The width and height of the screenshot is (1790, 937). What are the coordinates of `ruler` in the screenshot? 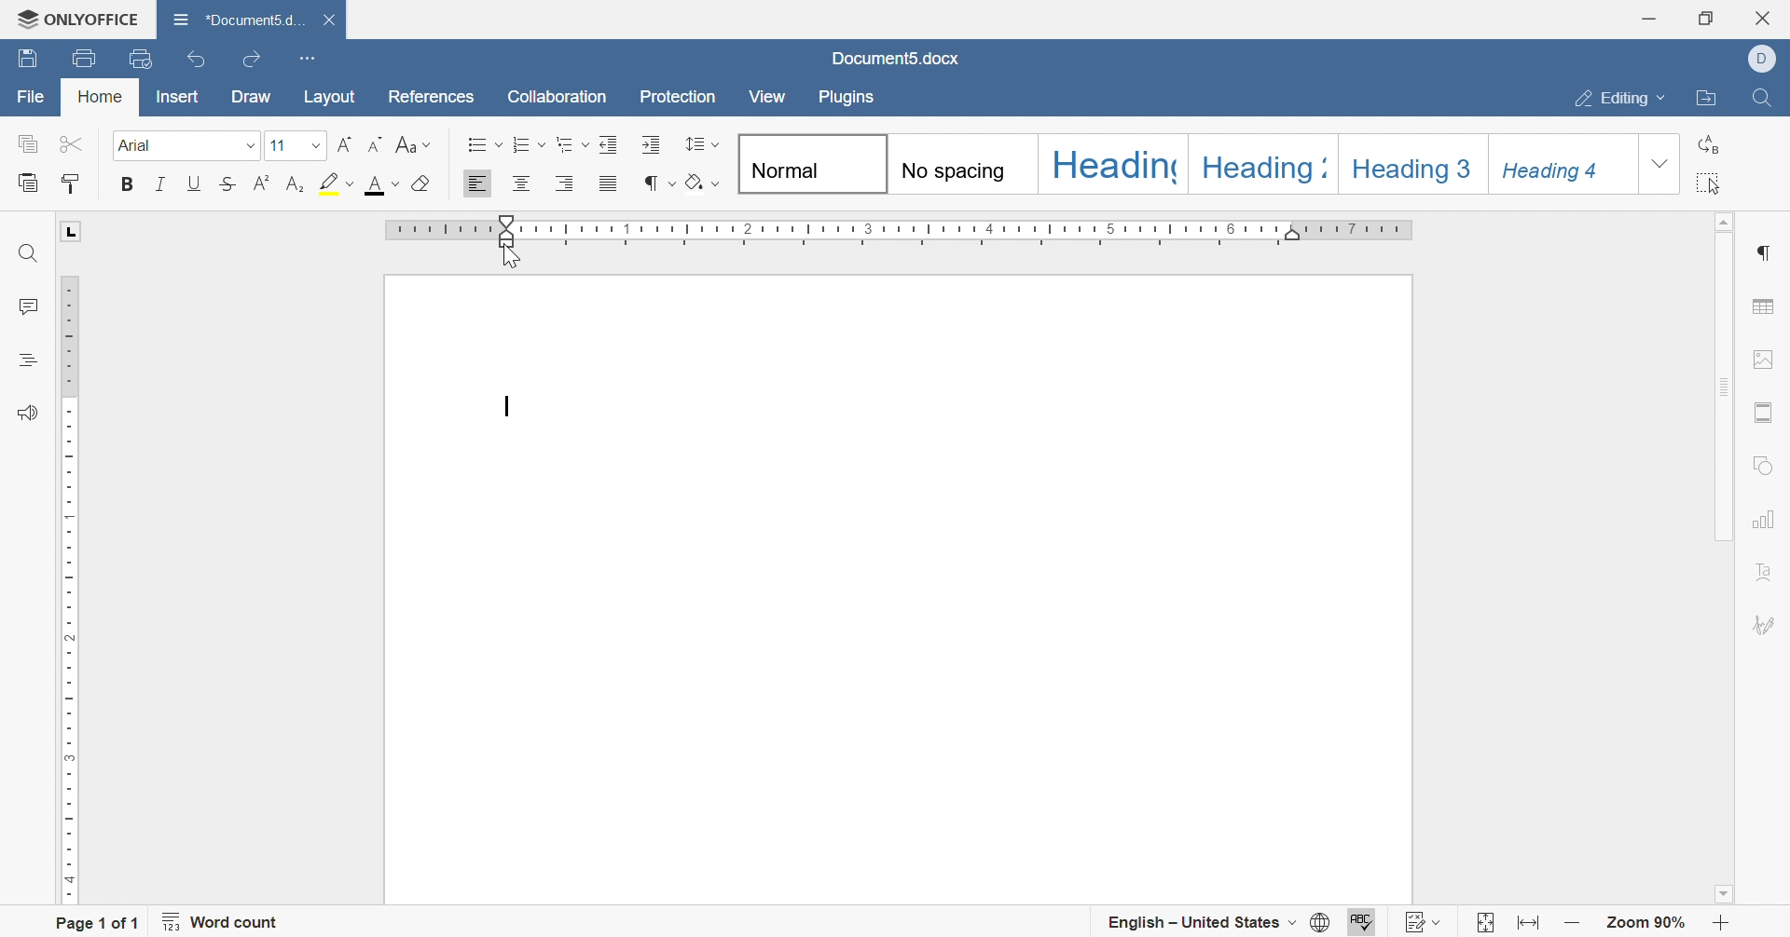 It's located at (898, 233).